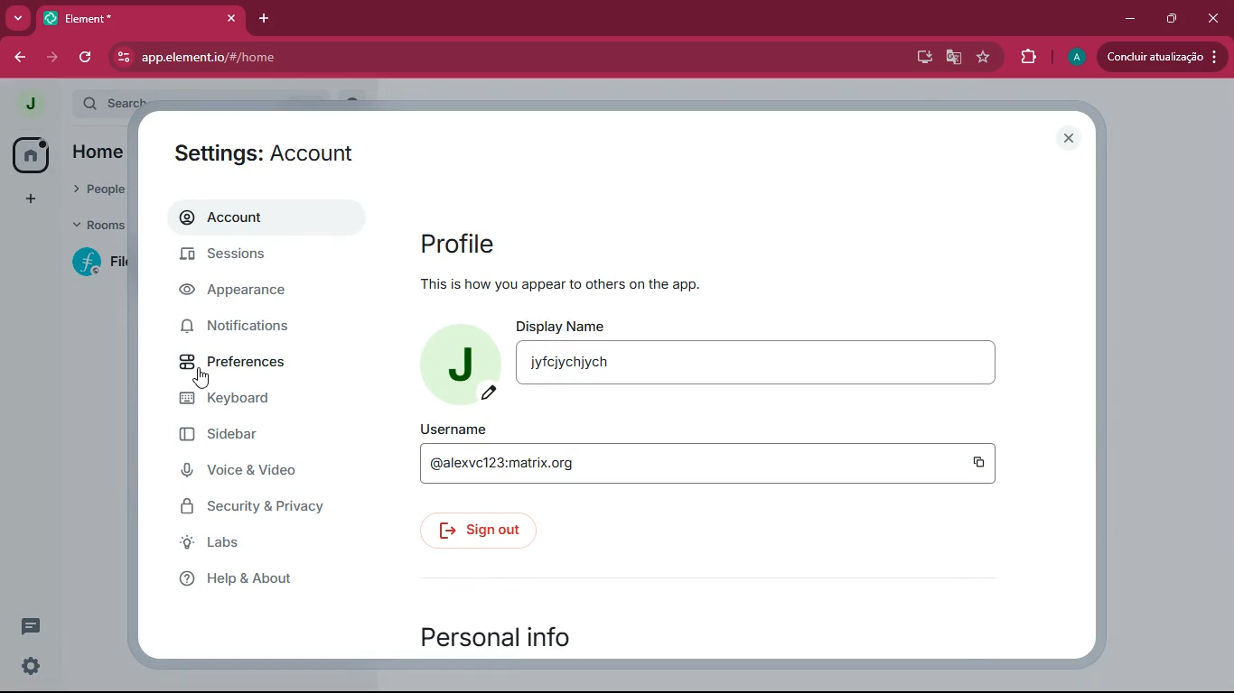  Describe the element at coordinates (117, 100) in the screenshot. I see `search` at that location.